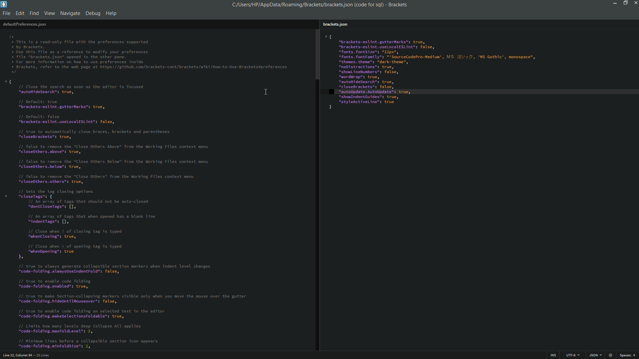 Image resolution: width=639 pixels, height=359 pixels. Describe the element at coordinates (337, 23) in the screenshot. I see `brackets.json` at that location.